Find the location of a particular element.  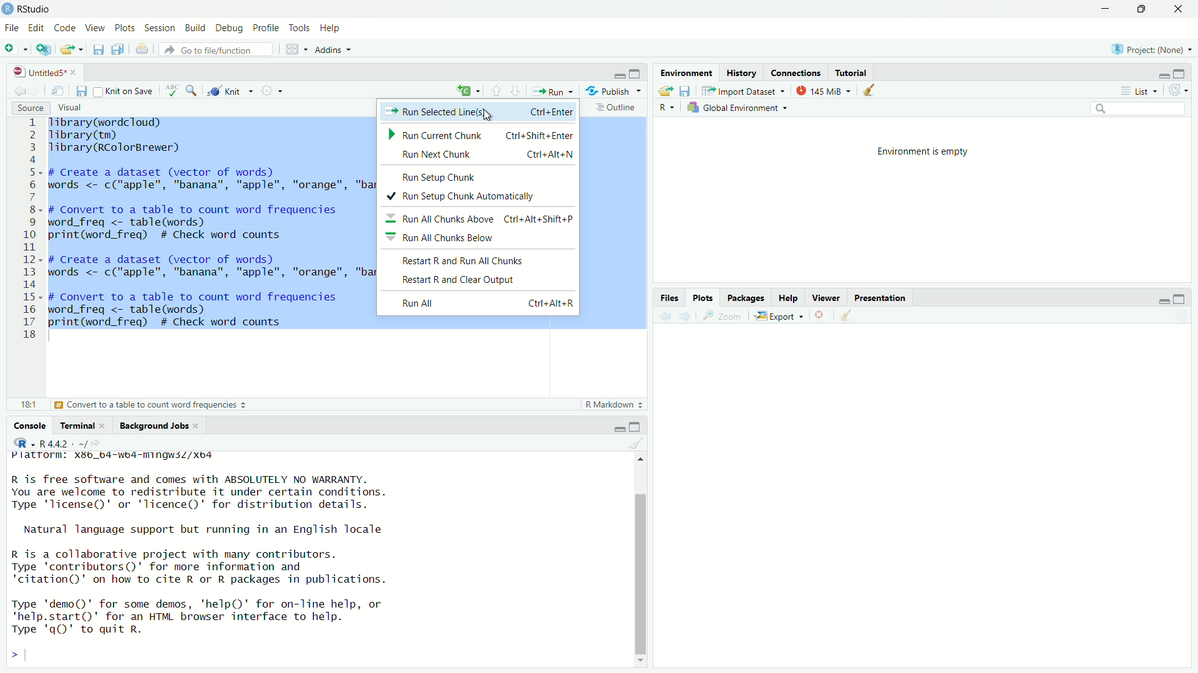

maximize is located at coordinates (1182, 75).